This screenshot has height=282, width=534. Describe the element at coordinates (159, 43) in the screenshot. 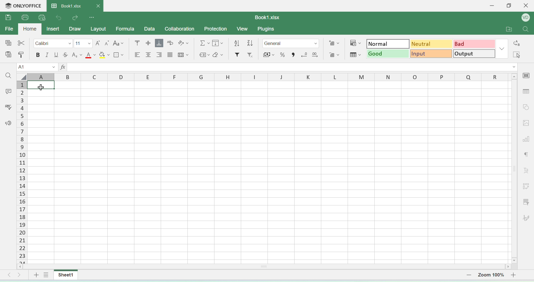

I see `aqlign bottom` at that location.